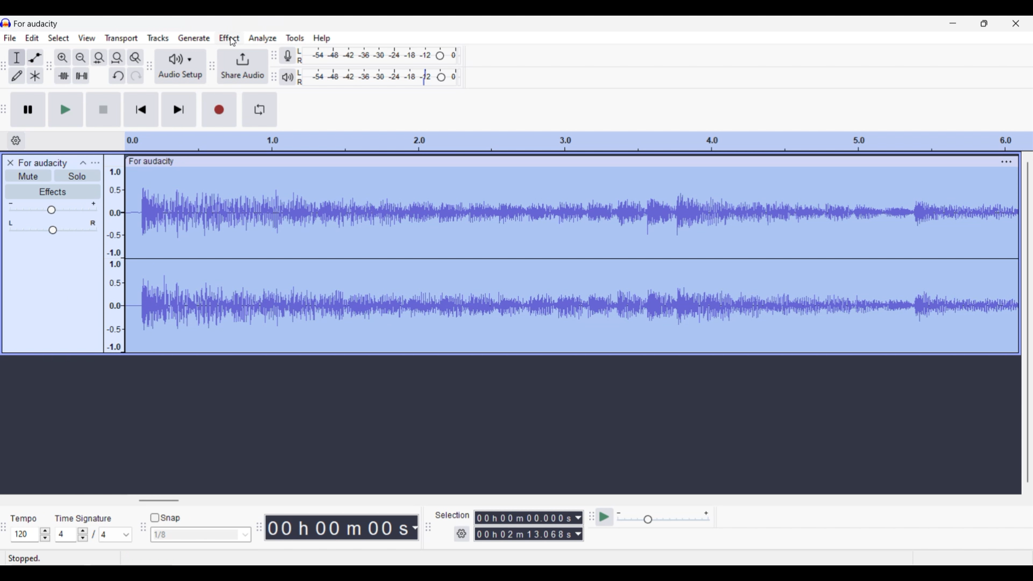  I want to click on Tracks, so click(158, 38).